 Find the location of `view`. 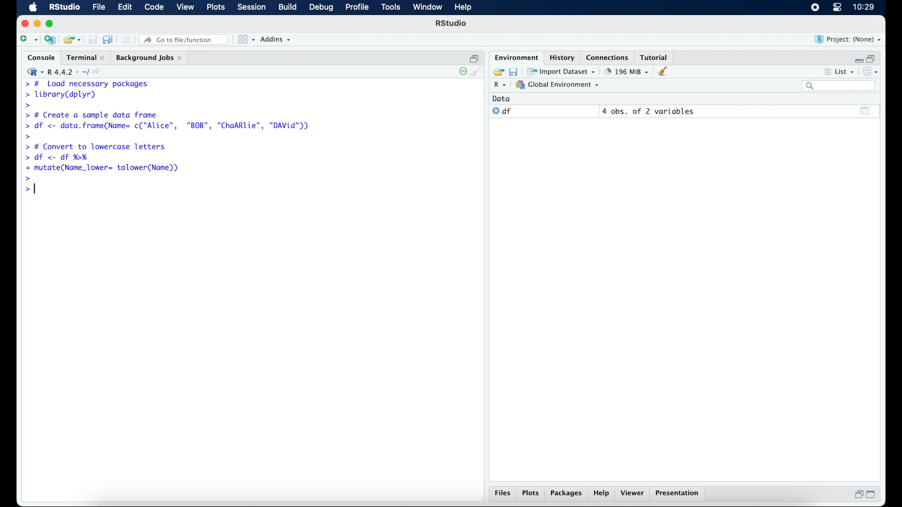

view is located at coordinates (186, 8).